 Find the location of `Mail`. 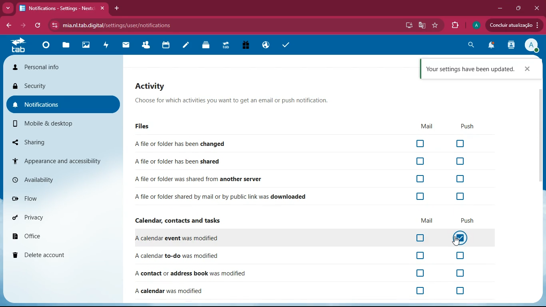

Mail is located at coordinates (424, 126).